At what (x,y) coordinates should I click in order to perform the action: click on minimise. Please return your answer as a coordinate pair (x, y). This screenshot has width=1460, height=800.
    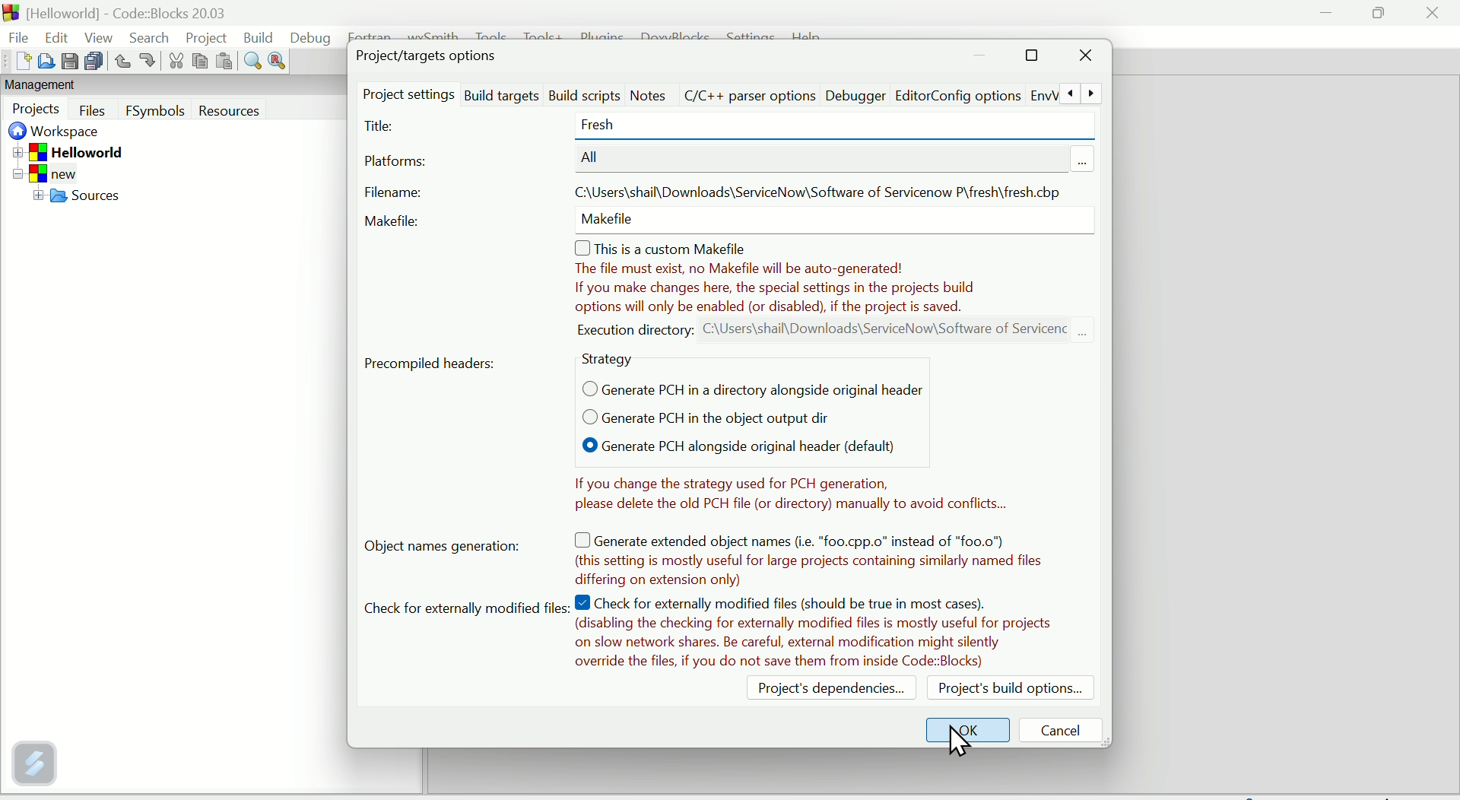
    Looking at the image, I should click on (982, 58).